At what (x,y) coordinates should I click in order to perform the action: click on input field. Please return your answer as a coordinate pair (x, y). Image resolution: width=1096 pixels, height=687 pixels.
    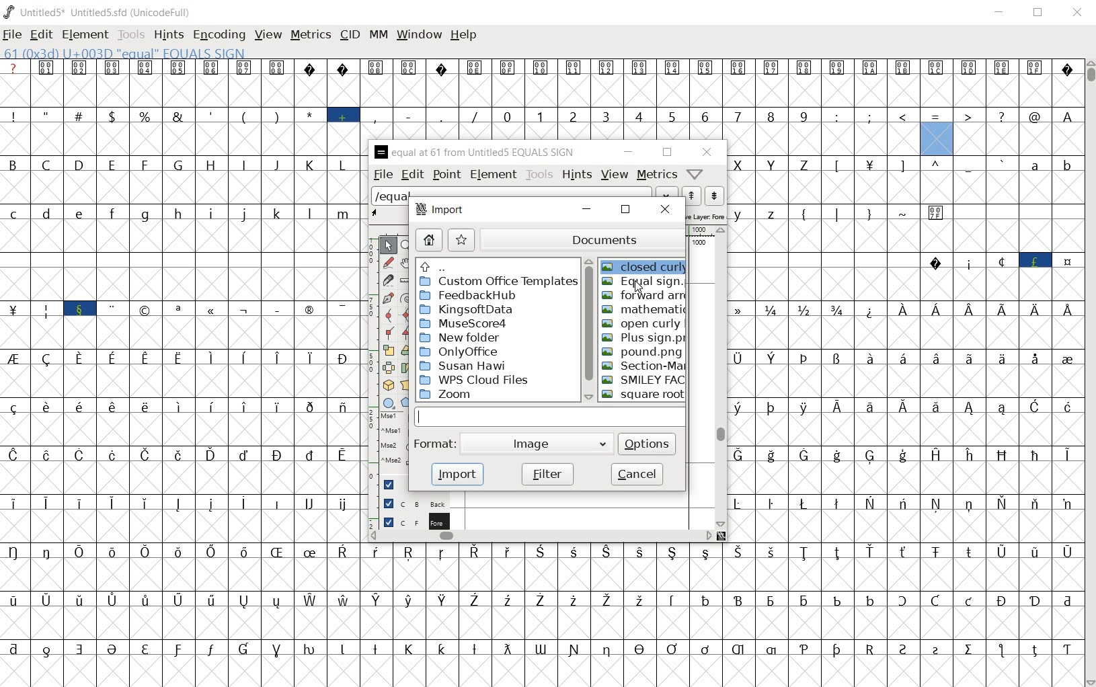
    Looking at the image, I should click on (550, 417).